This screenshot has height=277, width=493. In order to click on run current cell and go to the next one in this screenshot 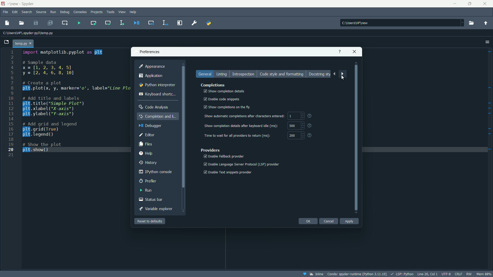, I will do `click(108, 23)`.